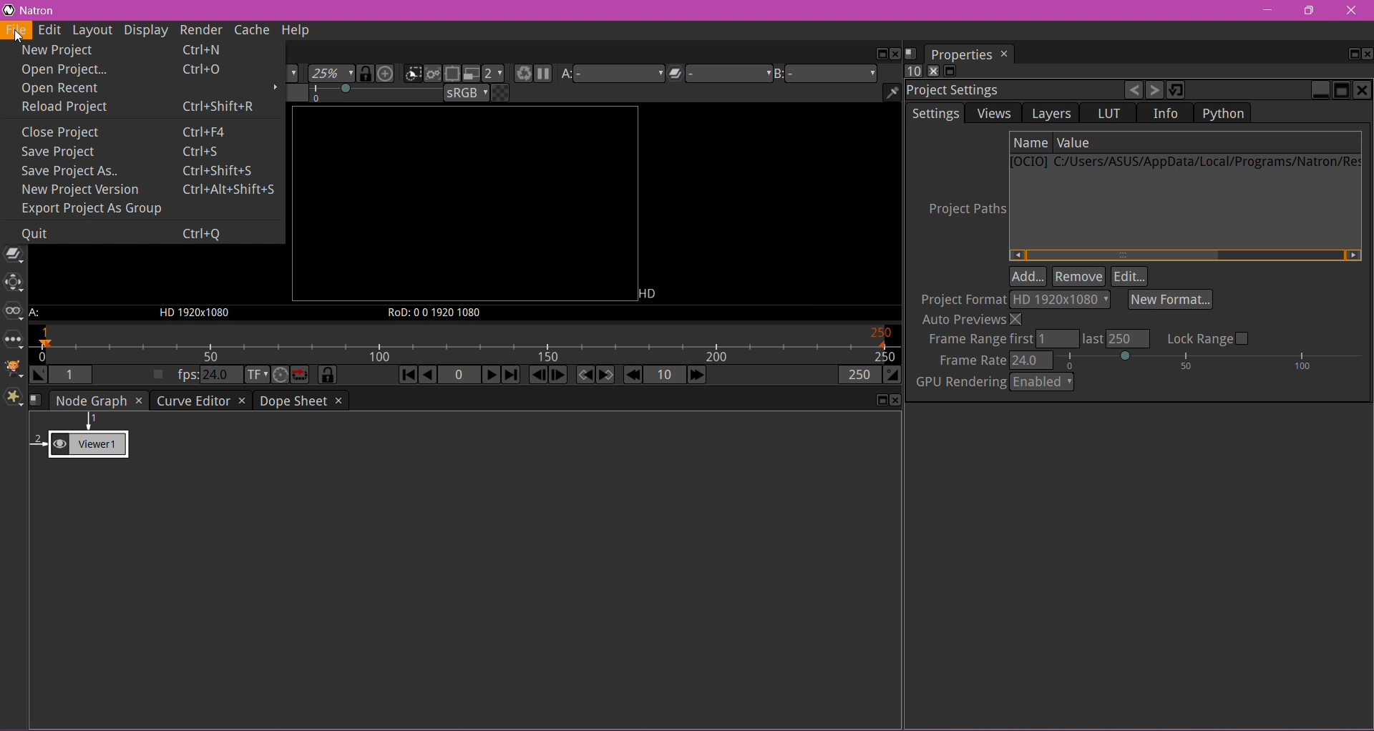 Image resolution: width=1374 pixels, height=731 pixels. I want to click on The playback in point, so click(74, 374).